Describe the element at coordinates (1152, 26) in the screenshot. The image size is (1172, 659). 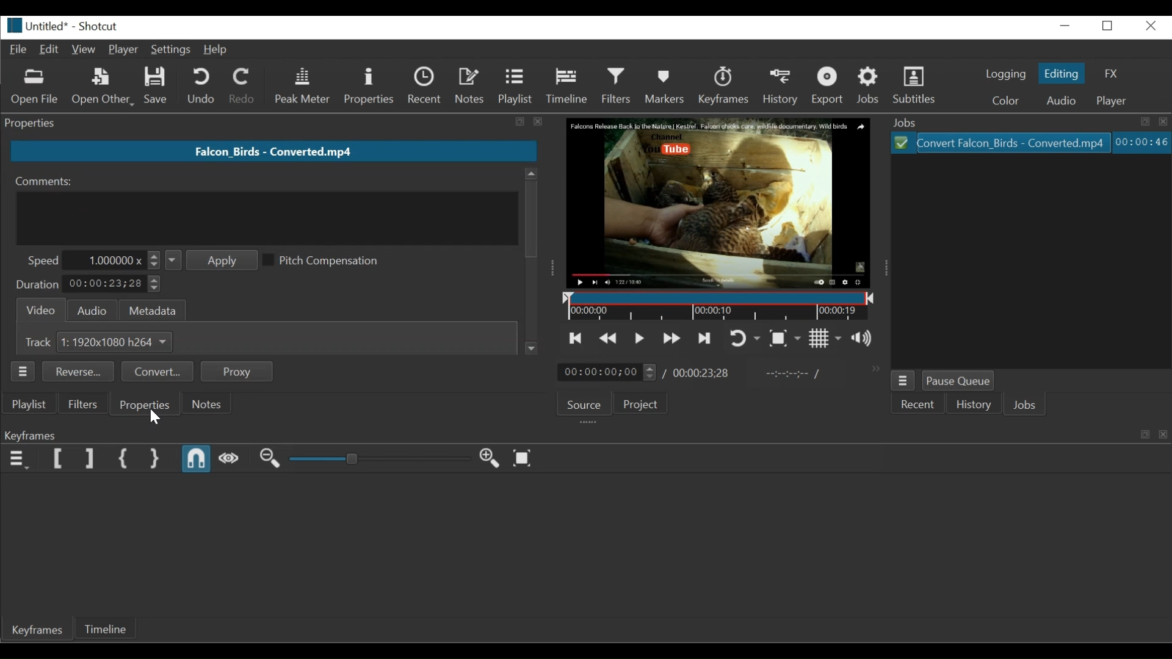
I see `Close` at that location.